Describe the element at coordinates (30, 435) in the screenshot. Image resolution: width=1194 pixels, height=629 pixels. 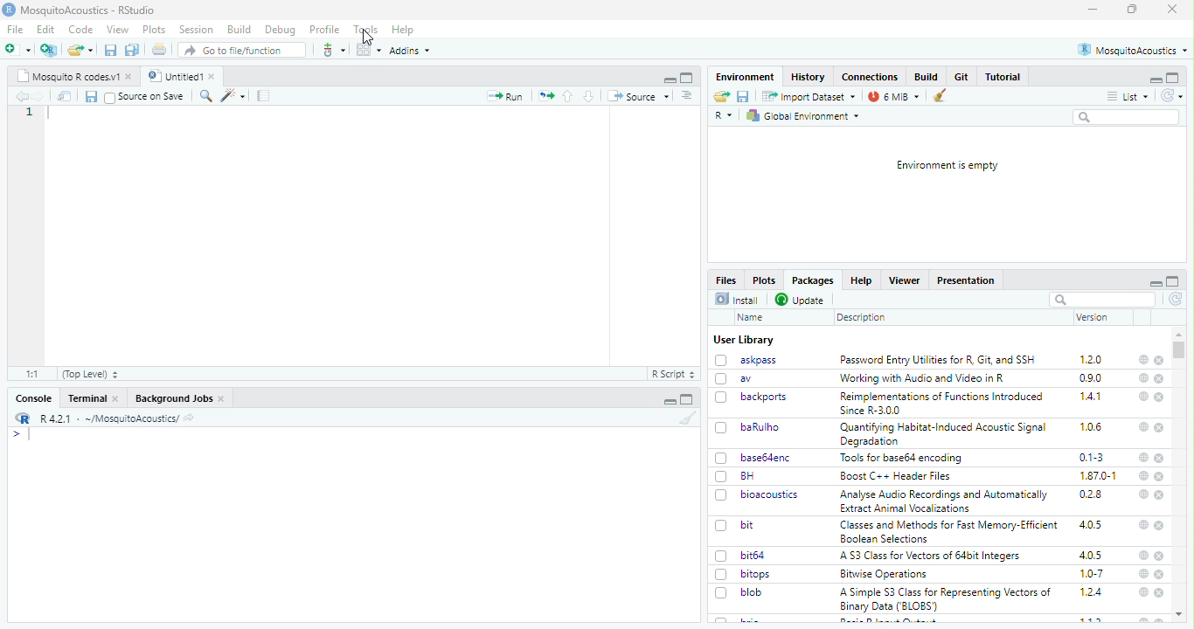
I see `typing indicator` at that location.